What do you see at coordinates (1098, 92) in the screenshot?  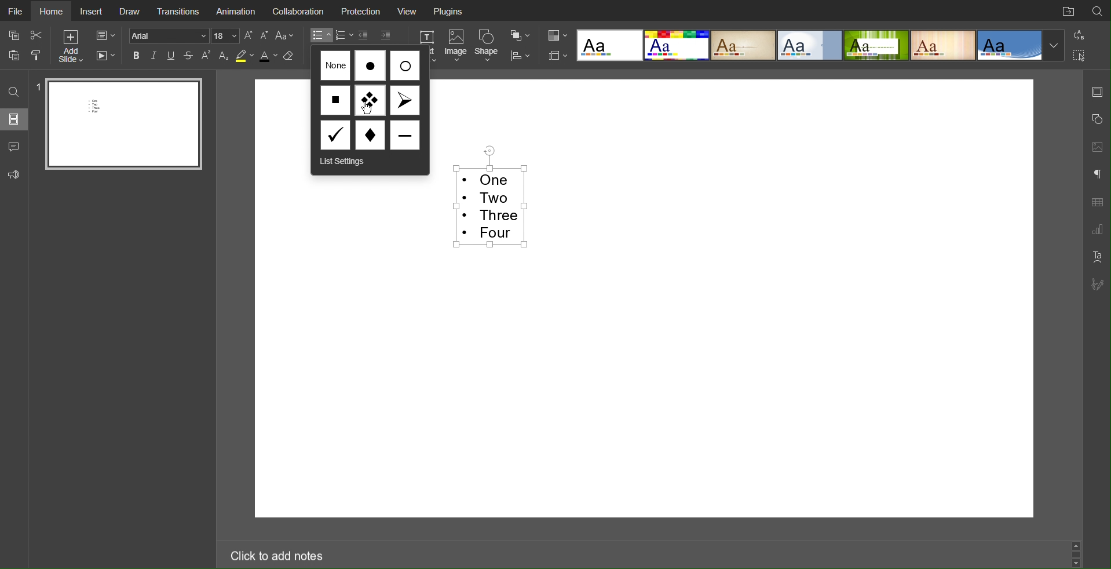 I see `Slide Settings` at bounding box center [1098, 92].